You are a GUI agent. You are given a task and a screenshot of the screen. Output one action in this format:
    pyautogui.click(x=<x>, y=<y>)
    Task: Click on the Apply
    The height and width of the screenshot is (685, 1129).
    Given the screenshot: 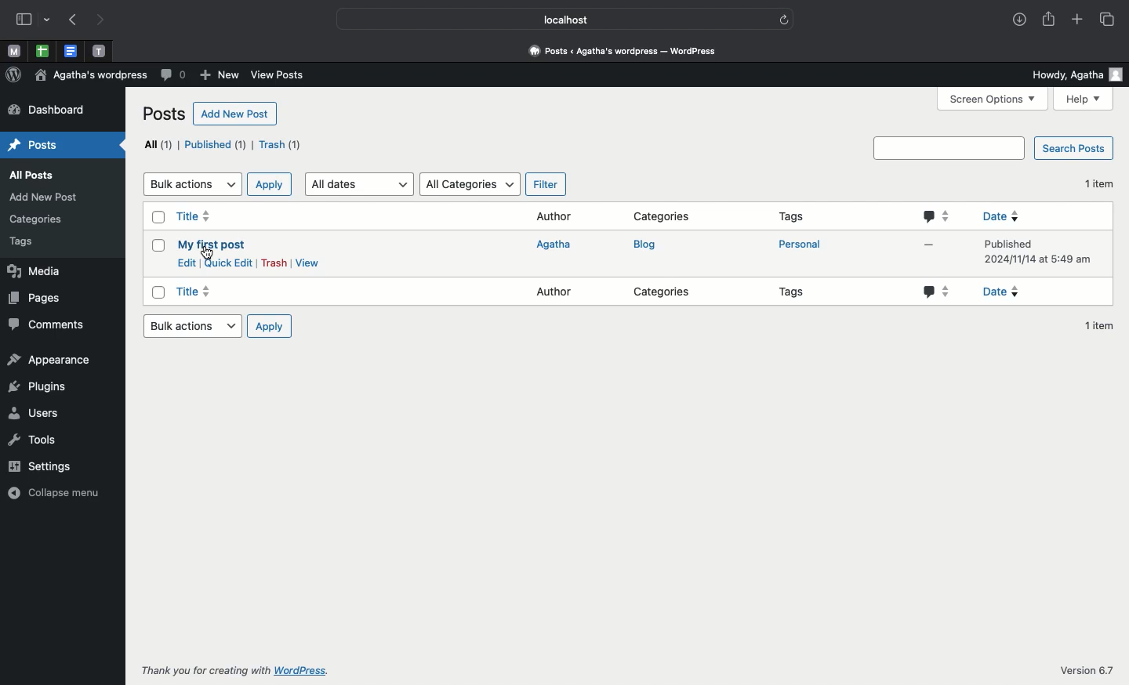 What is the action you would take?
    pyautogui.click(x=269, y=326)
    